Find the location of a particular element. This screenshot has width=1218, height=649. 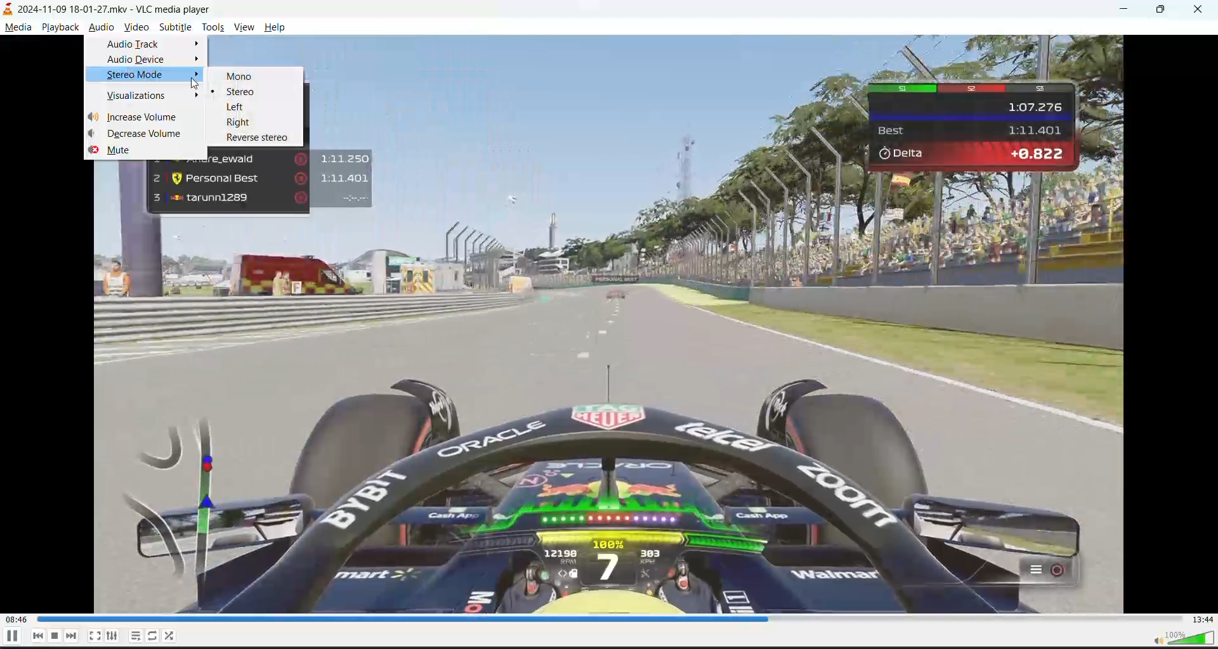

help is located at coordinates (276, 27).